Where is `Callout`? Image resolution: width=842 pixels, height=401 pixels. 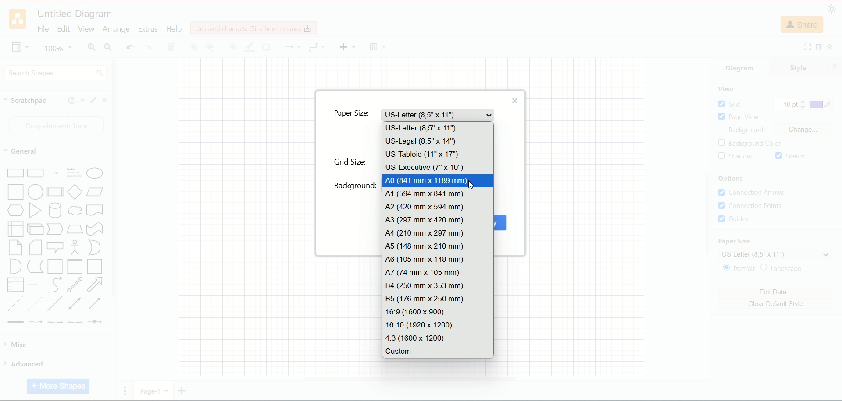
Callout is located at coordinates (56, 248).